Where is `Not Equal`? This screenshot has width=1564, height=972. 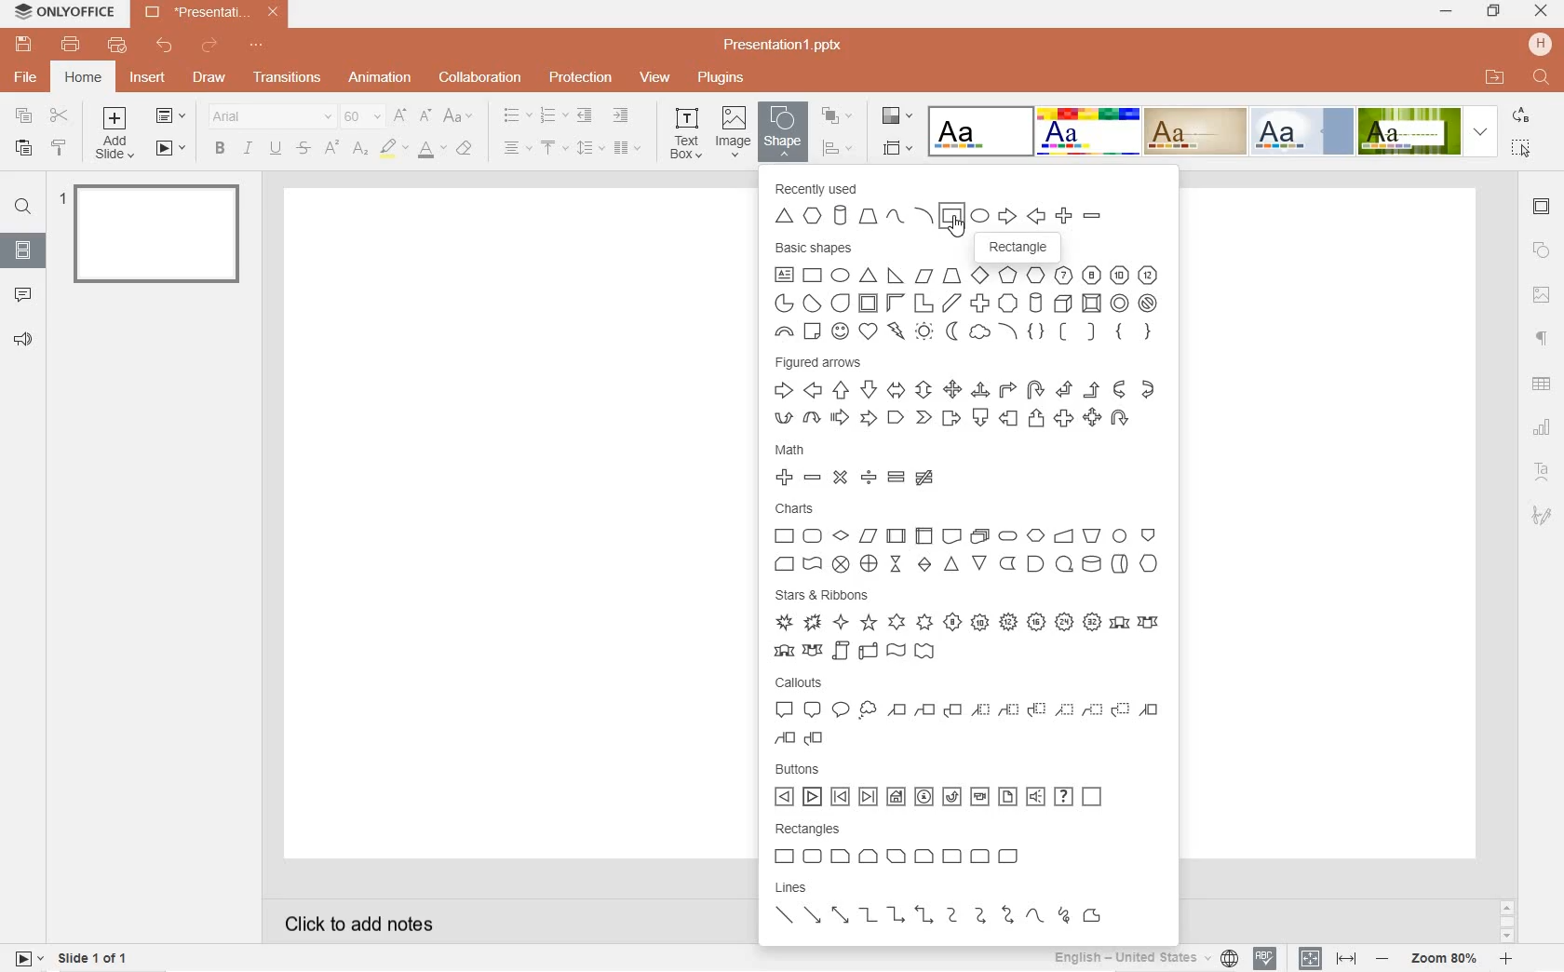 Not Equal is located at coordinates (926, 479).